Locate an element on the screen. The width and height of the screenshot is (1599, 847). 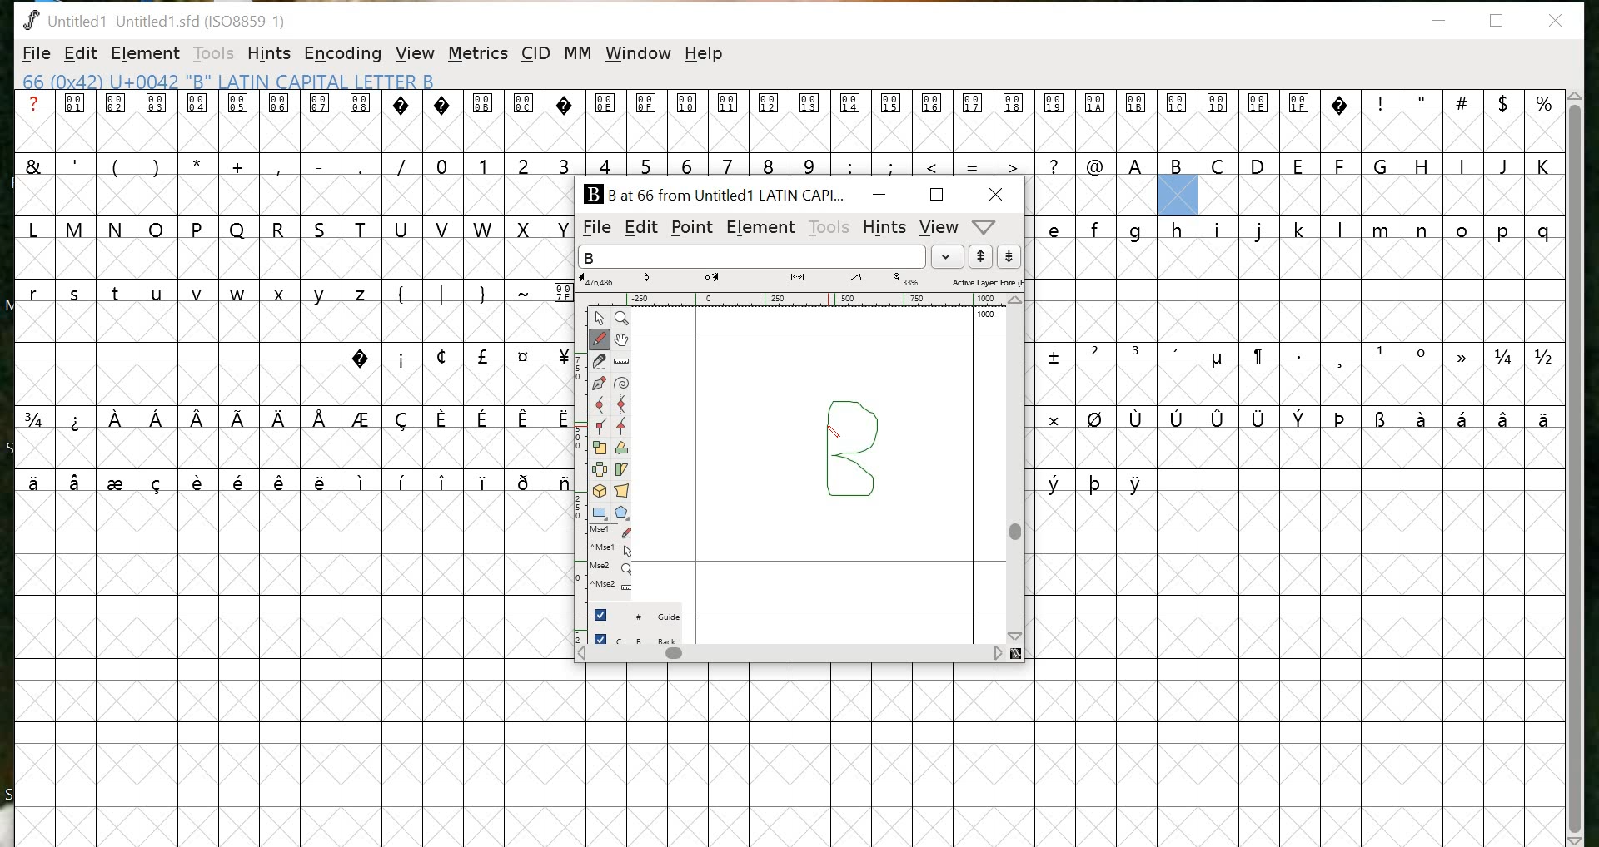
input word list field is located at coordinates (751, 256).